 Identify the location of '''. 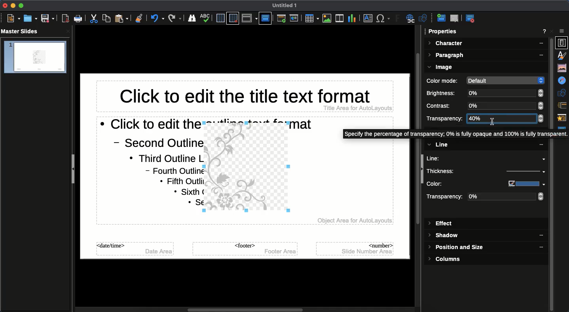
(537, 247).